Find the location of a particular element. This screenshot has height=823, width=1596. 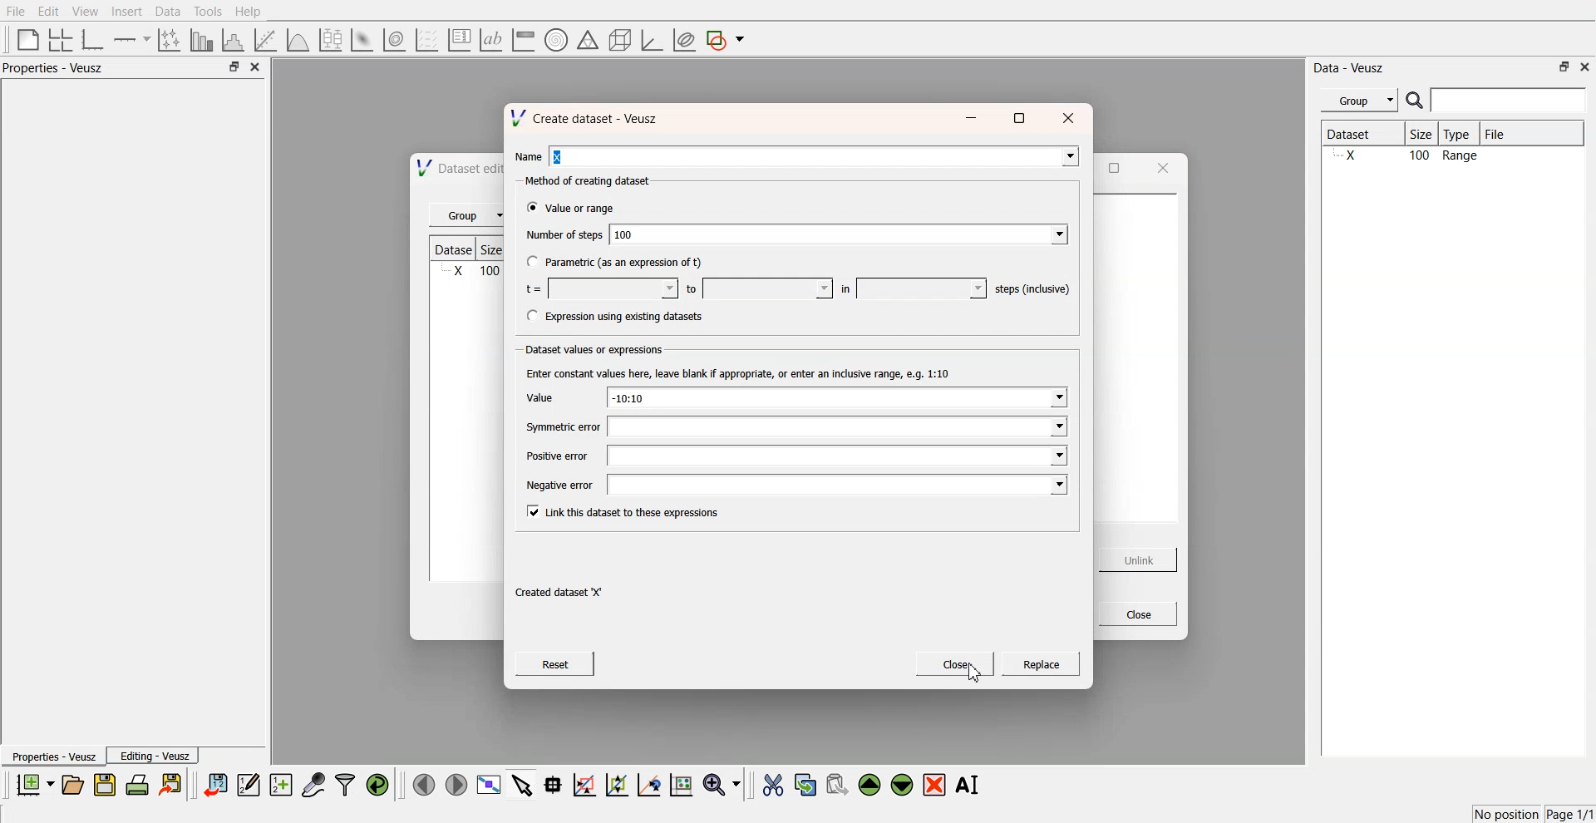

plot key is located at coordinates (459, 40).